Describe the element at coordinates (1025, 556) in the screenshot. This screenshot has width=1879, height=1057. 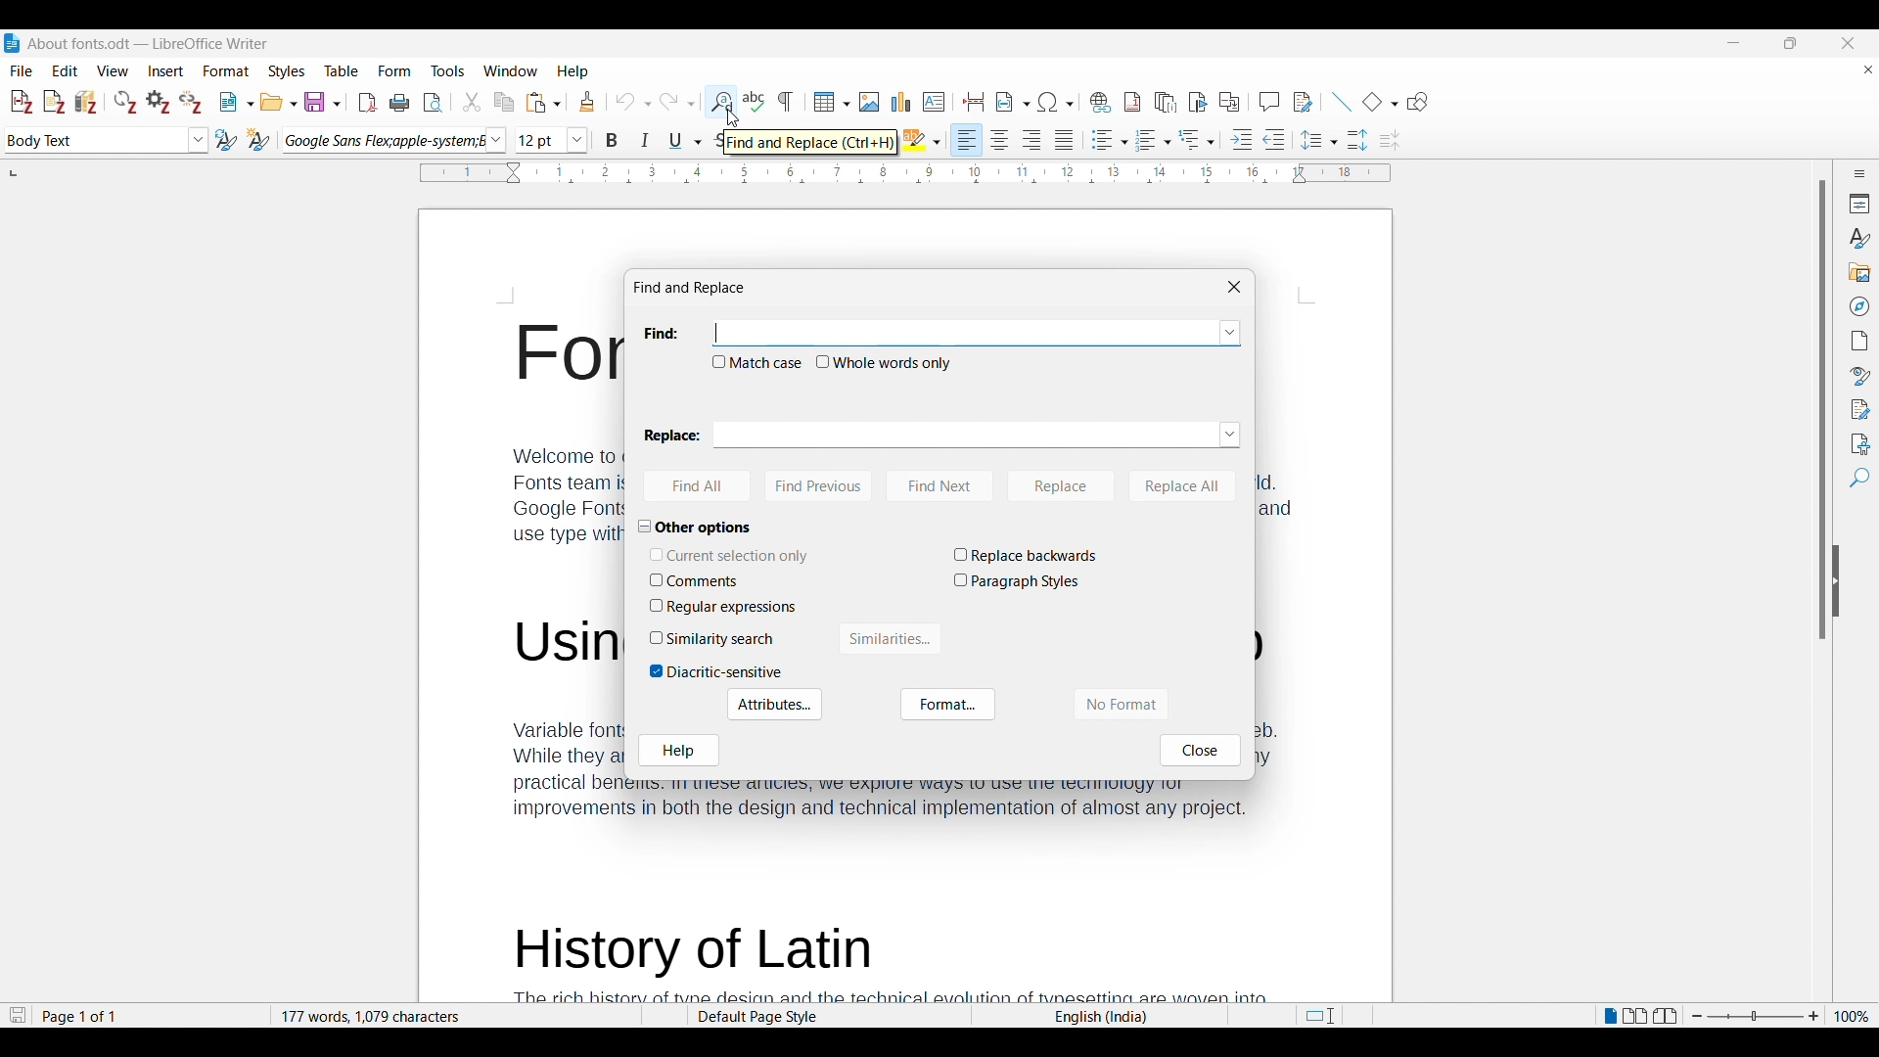
I see `Toggle for Replace backwards` at that location.